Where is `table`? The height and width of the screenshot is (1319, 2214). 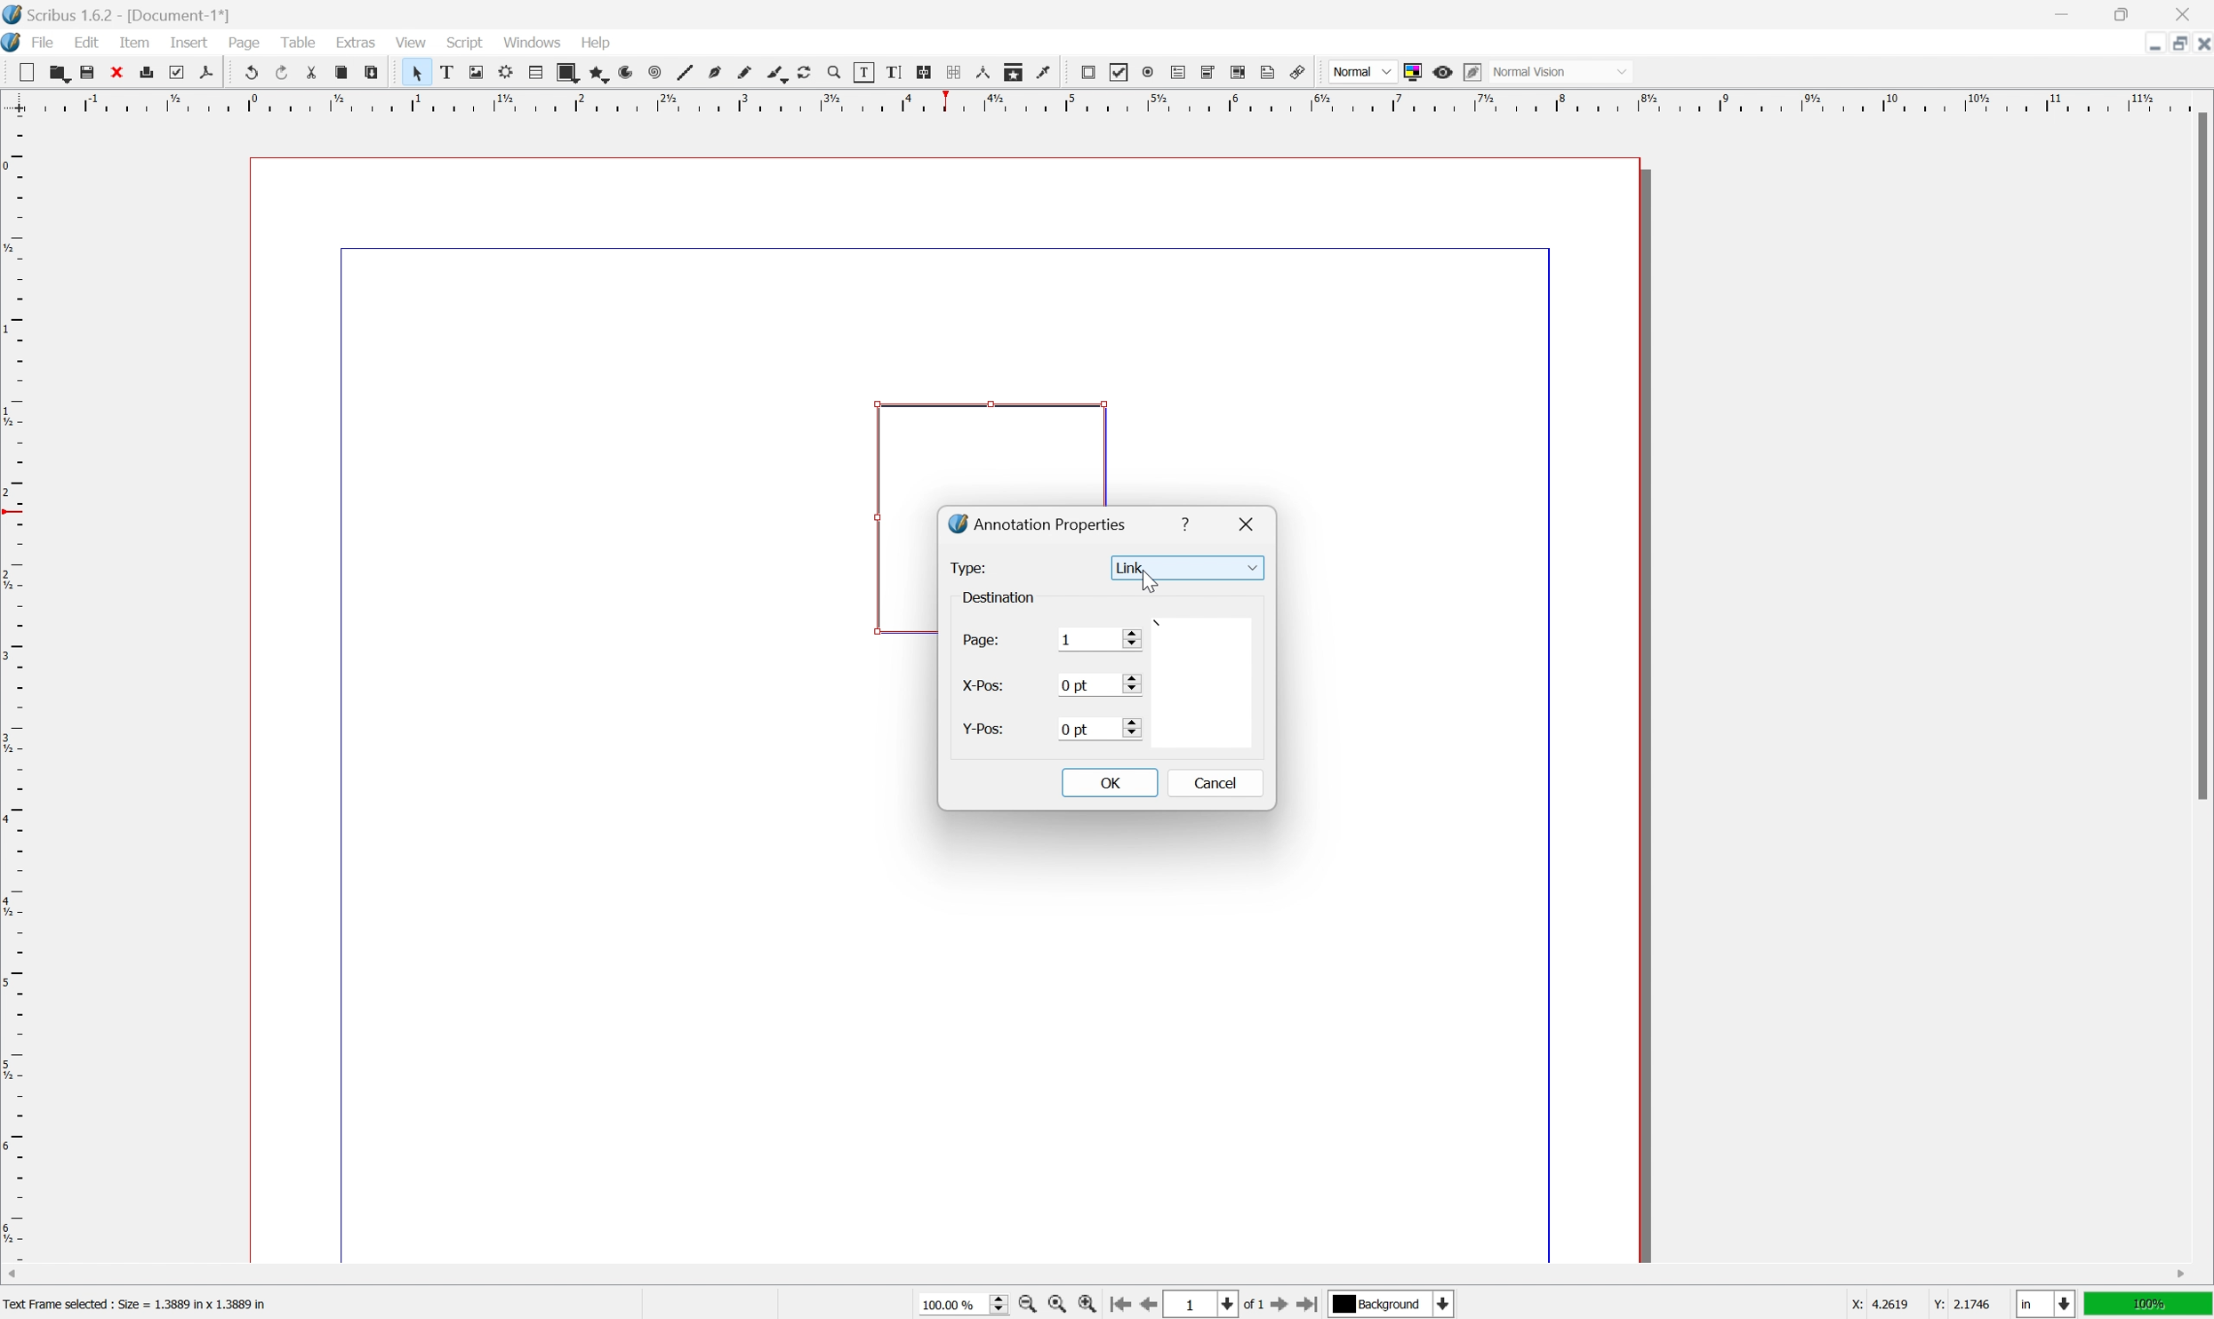
table is located at coordinates (535, 73).